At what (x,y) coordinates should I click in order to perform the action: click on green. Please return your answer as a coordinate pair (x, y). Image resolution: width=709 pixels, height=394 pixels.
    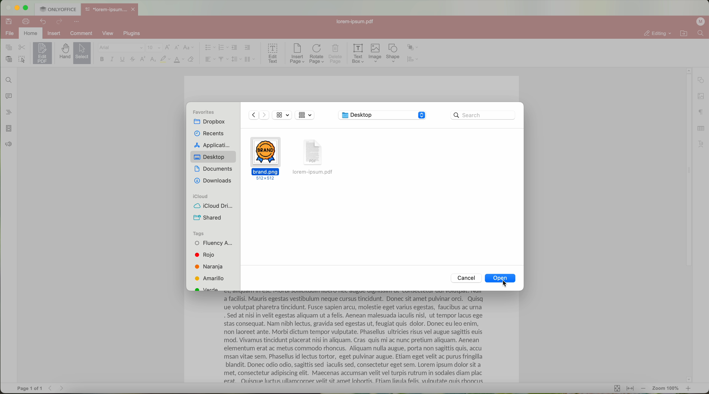
    Looking at the image, I should click on (207, 288).